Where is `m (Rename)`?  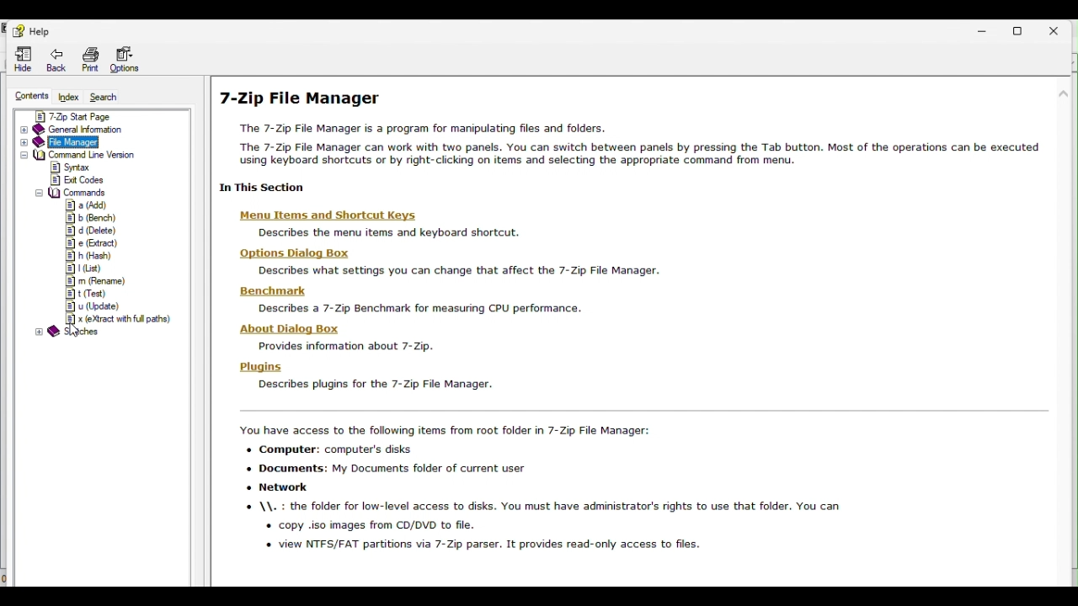
m (Rename) is located at coordinates (97, 280).